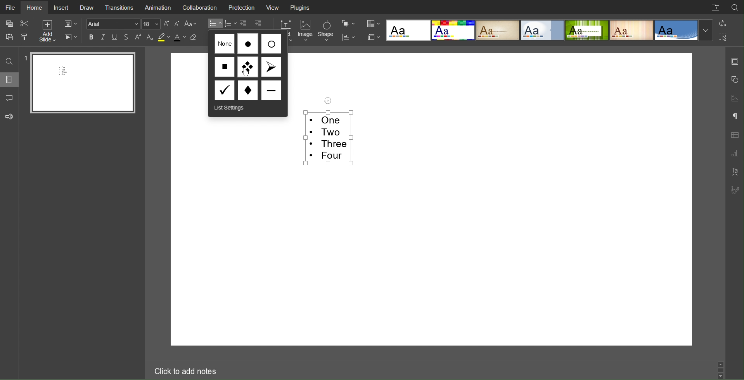  Describe the element at coordinates (18, 31) in the screenshot. I see `Cut Copy Paste Options` at that location.